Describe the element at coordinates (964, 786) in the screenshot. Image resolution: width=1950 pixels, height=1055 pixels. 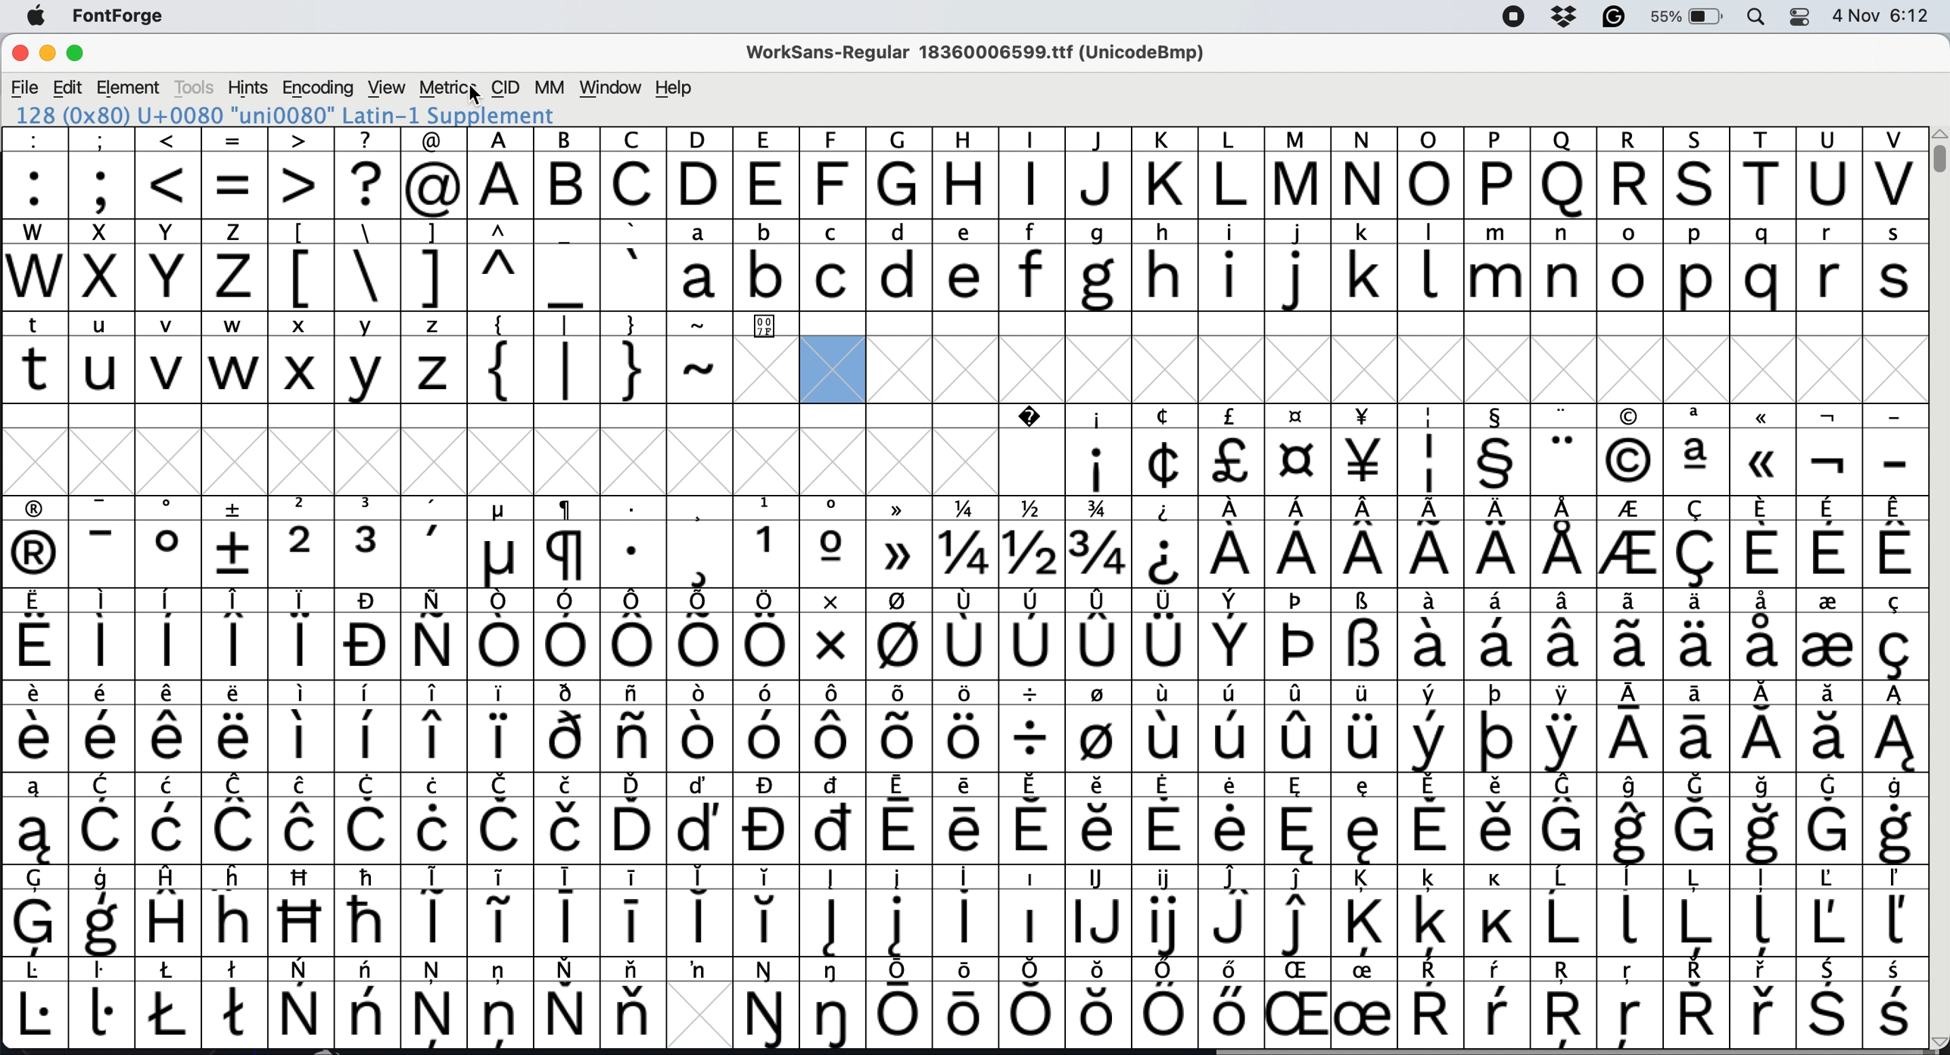
I see `special characters` at that location.